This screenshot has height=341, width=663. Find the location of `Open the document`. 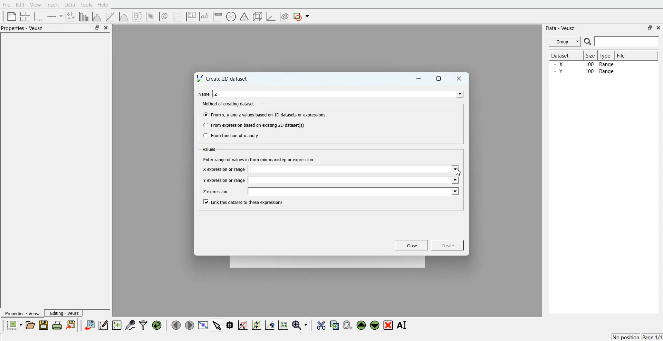

Open the document is located at coordinates (30, 325).